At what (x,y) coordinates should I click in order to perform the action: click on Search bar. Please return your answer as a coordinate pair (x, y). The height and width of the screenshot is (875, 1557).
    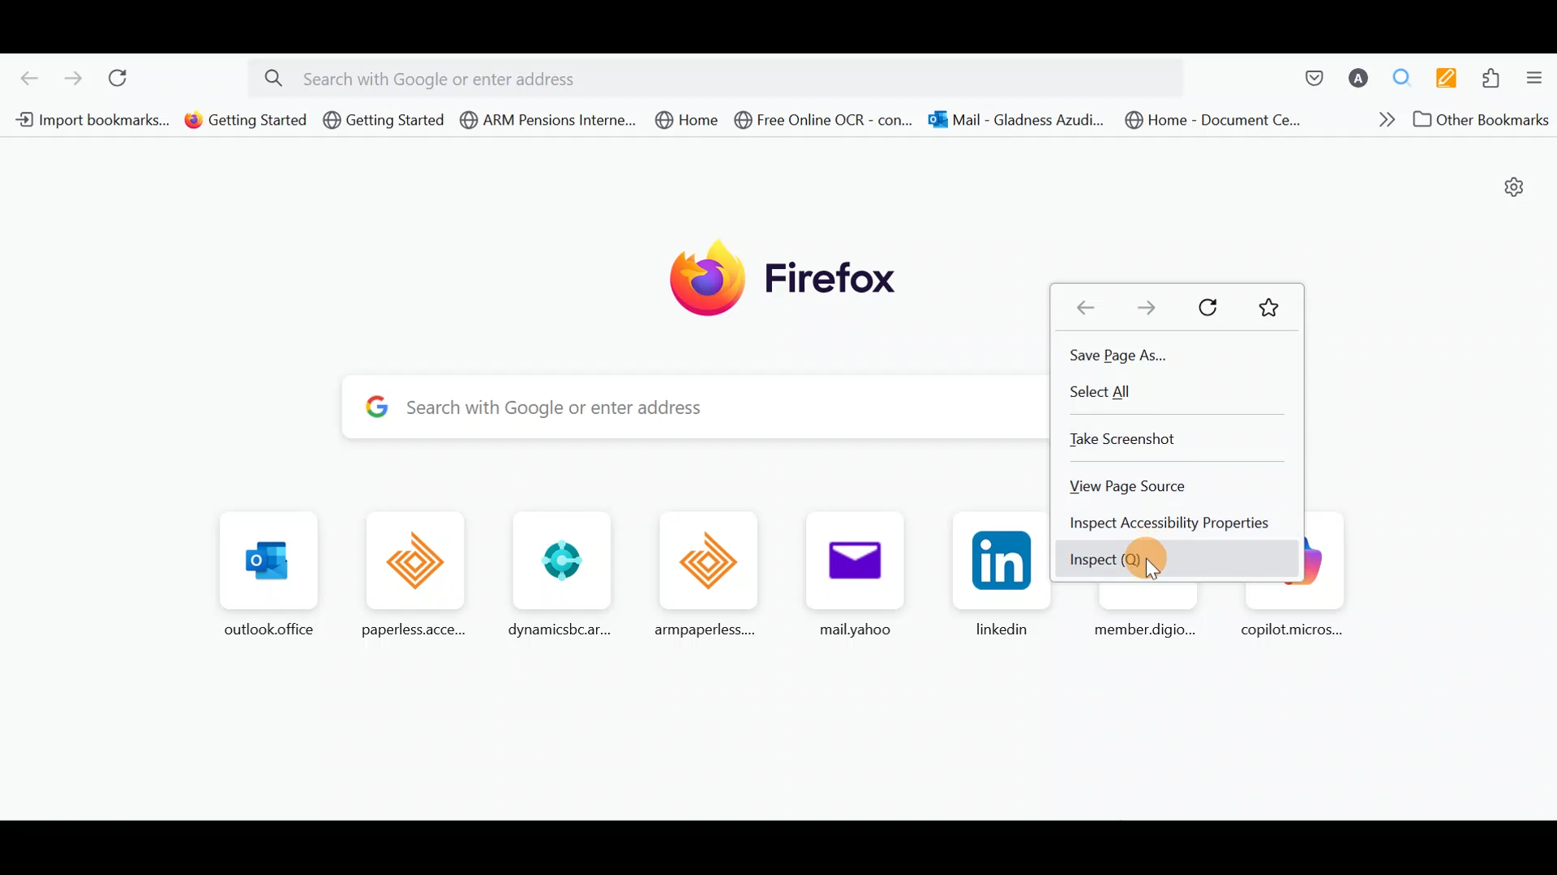
    Looking at the image, I should click on (727, 75).